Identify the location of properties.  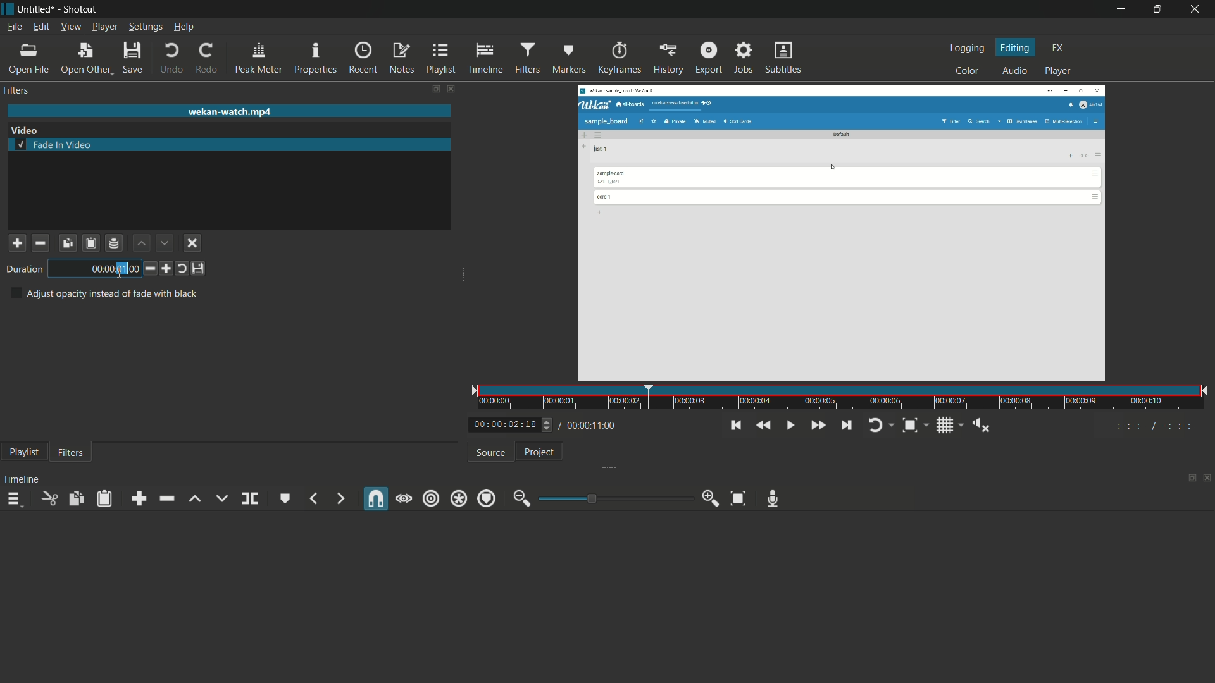
(316, 58).